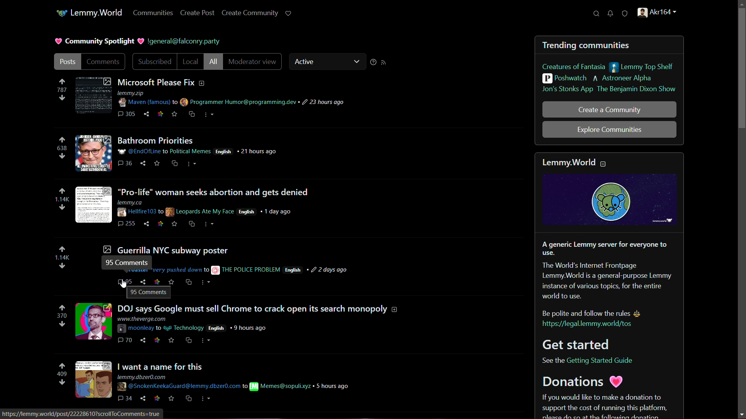 The height and width of the screenshot is (419, 746). I want to click on icon, so click(157, 280).